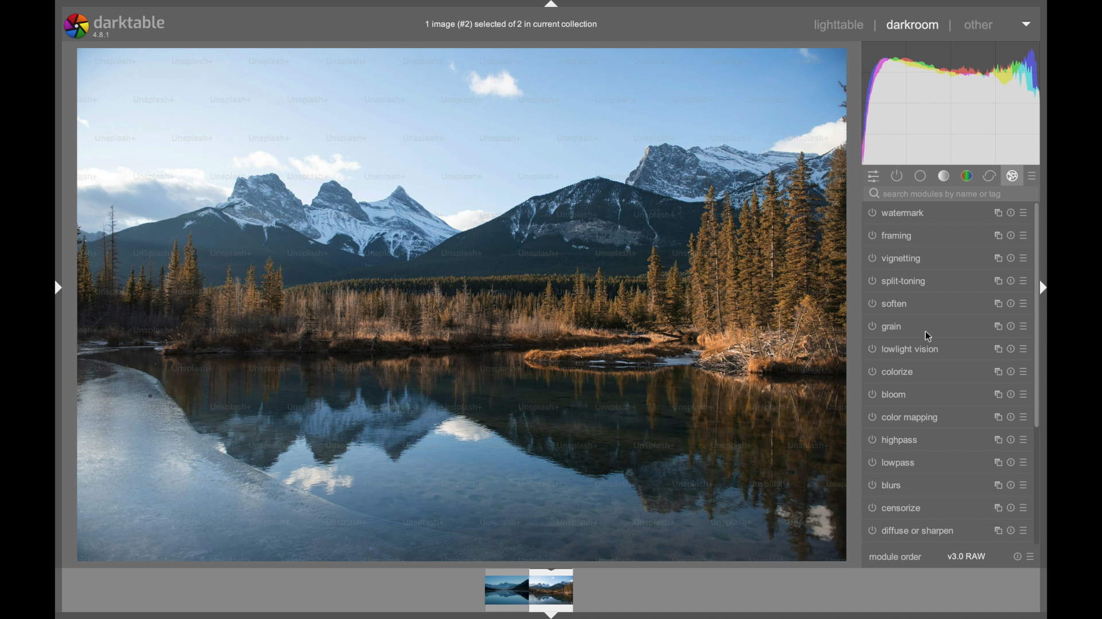  I want to click on reset parameters, so click(1011, 440).